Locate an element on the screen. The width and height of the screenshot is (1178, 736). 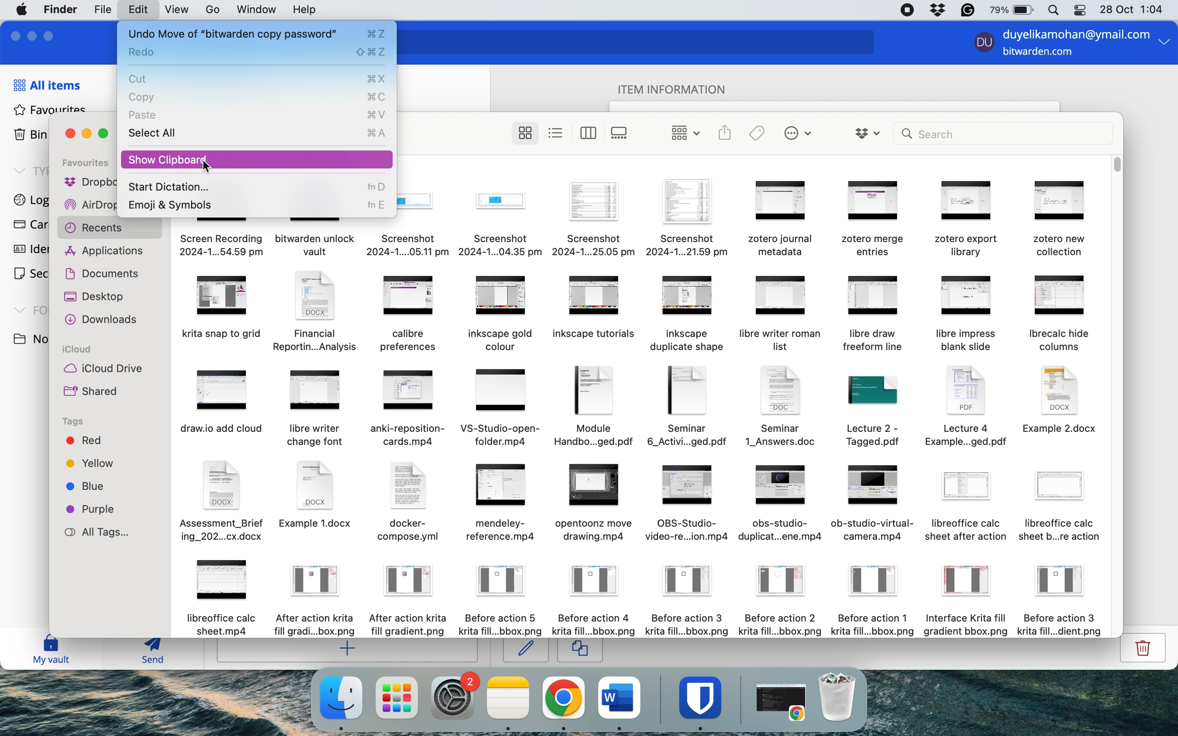
bitwarden.com is located at coordinates (1042, 54).